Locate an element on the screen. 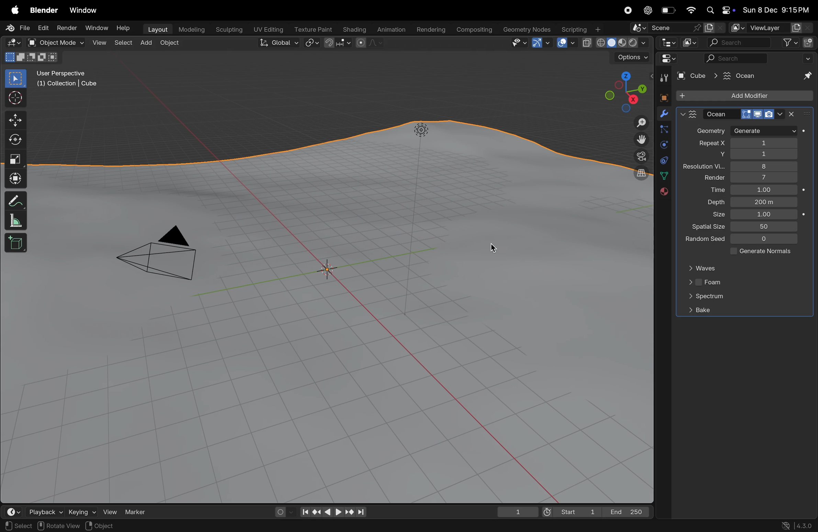  widgets is located at coordinates (667, 59).